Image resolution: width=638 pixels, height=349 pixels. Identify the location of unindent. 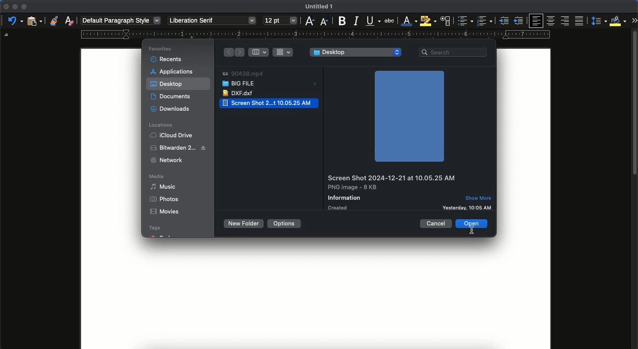
(519, 21).